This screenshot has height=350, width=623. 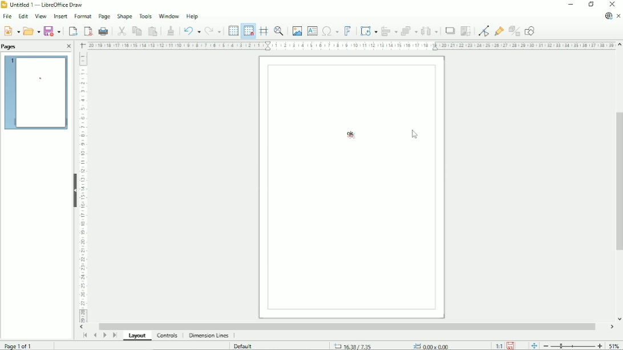 I want to click on Help, so click(x=192, y=16).